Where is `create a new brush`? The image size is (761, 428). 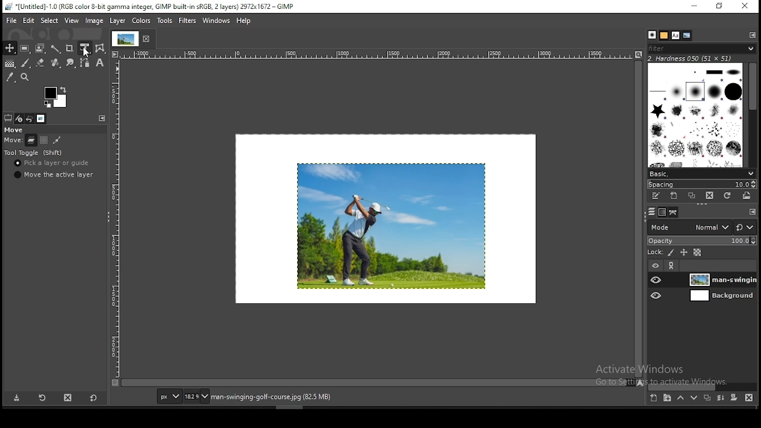 create a new brush is located at coordinates (673, 196).